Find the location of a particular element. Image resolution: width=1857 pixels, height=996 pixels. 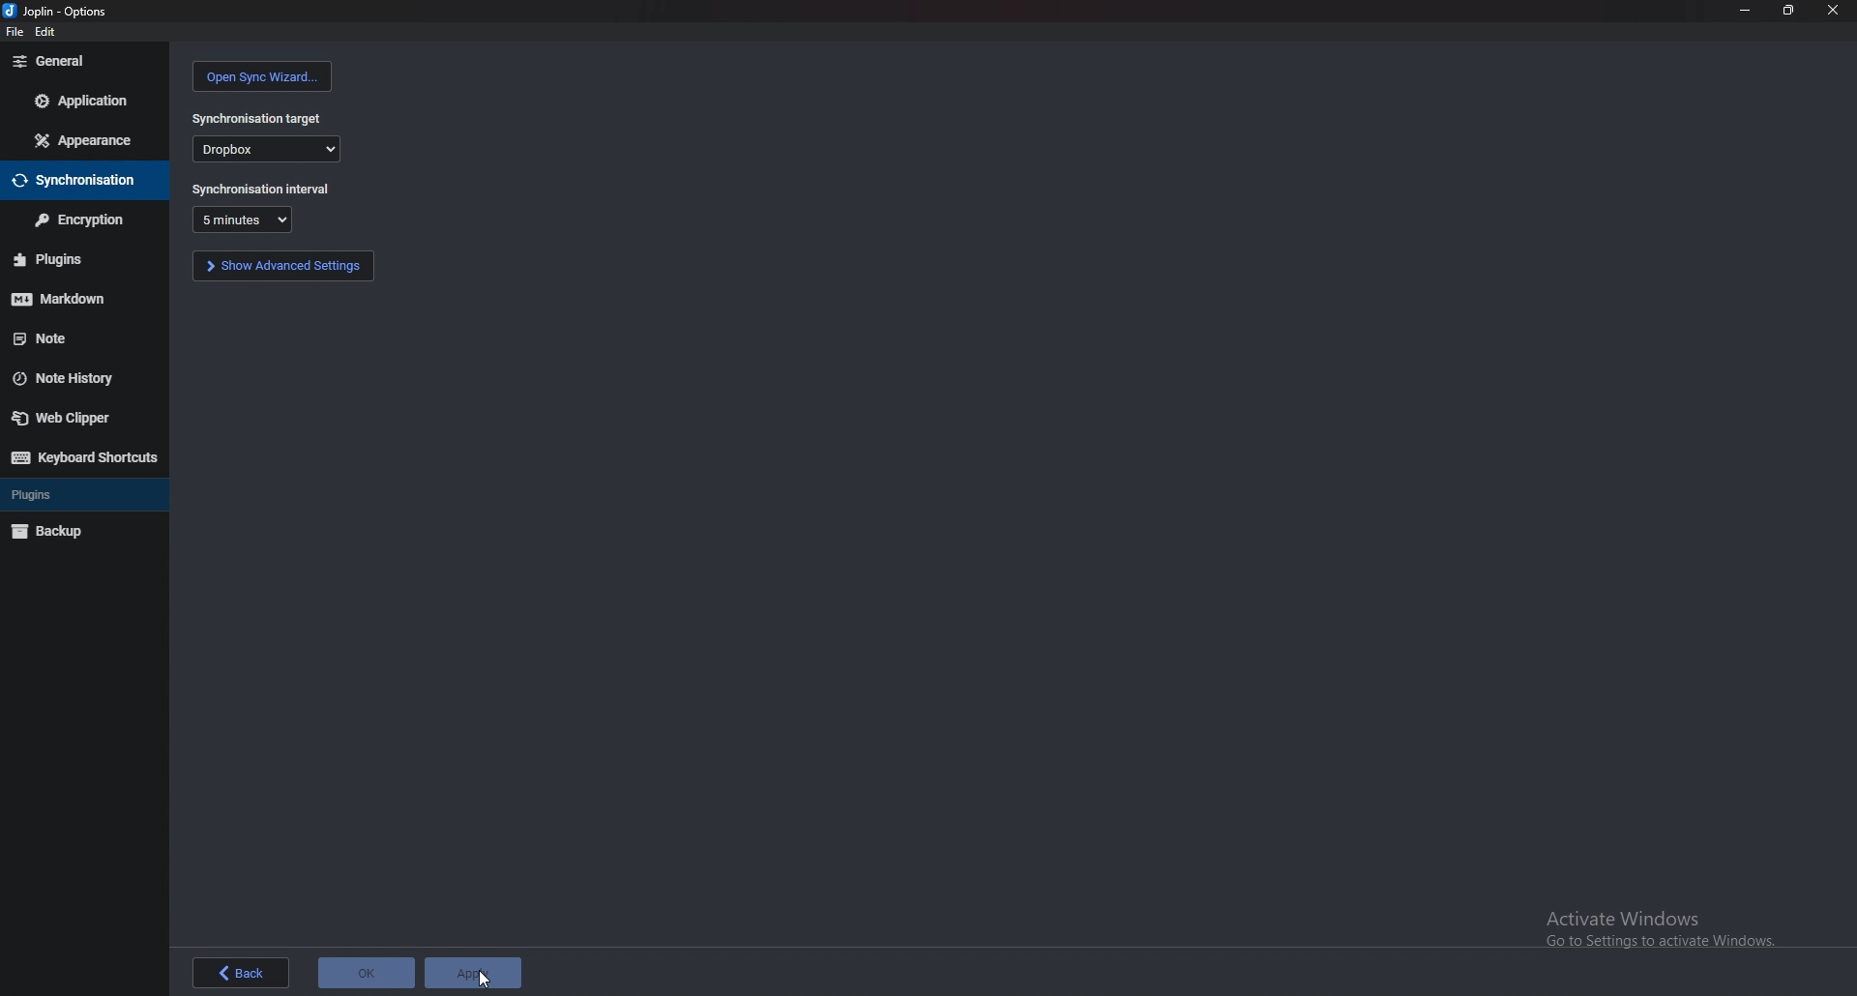

plugins is located at coordinates (73, 258).